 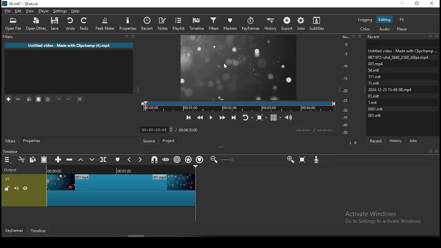 I want to click on remove selected filters, so click(x=18, y=98).